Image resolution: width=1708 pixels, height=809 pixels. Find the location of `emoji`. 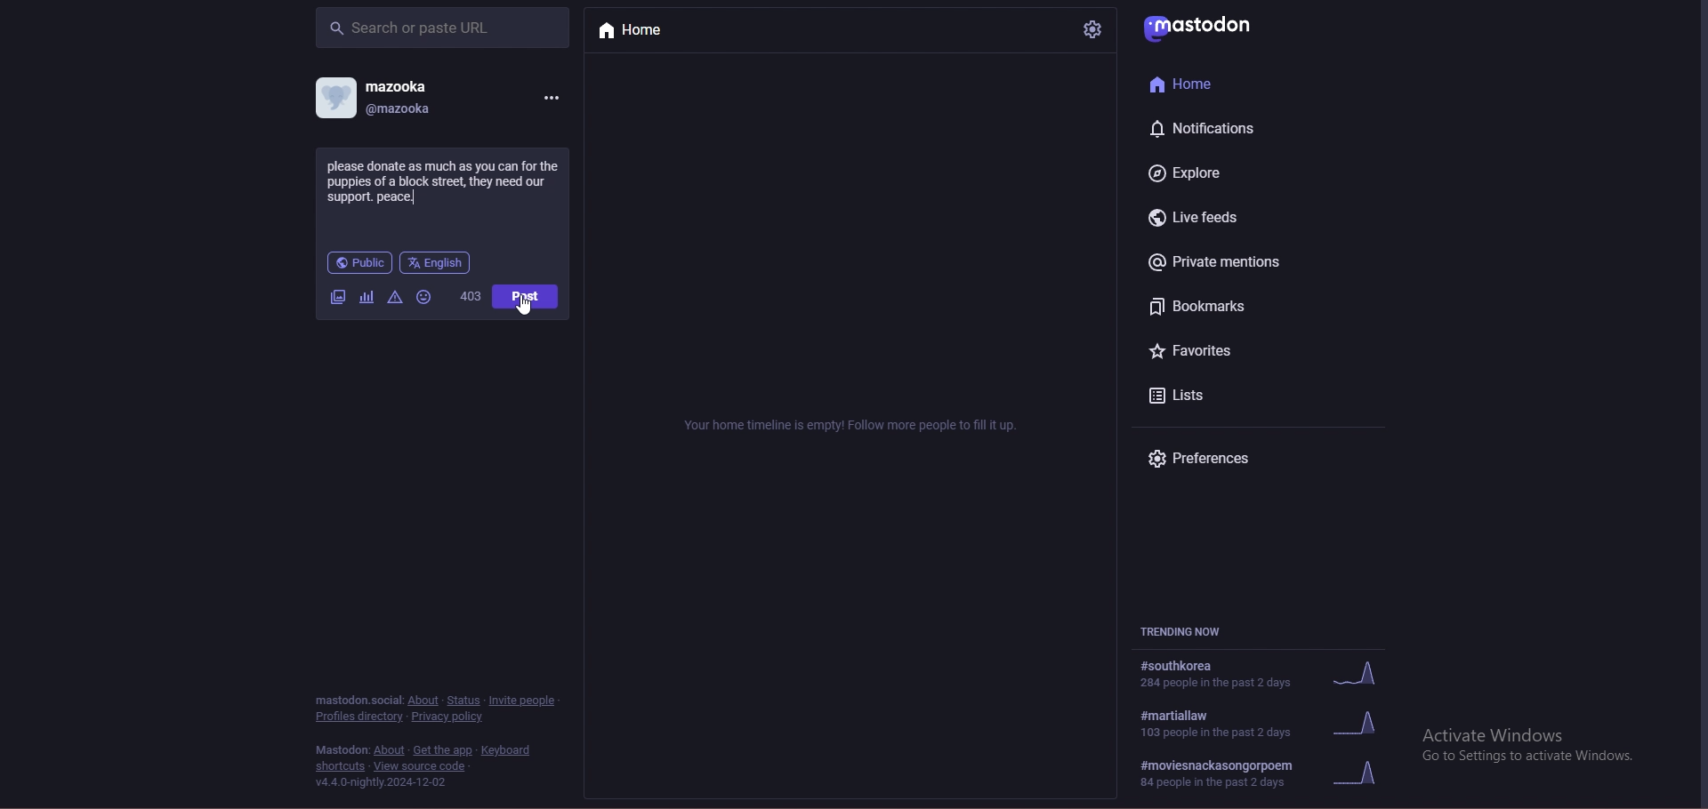

emoji is located at coordinates (428, 295).